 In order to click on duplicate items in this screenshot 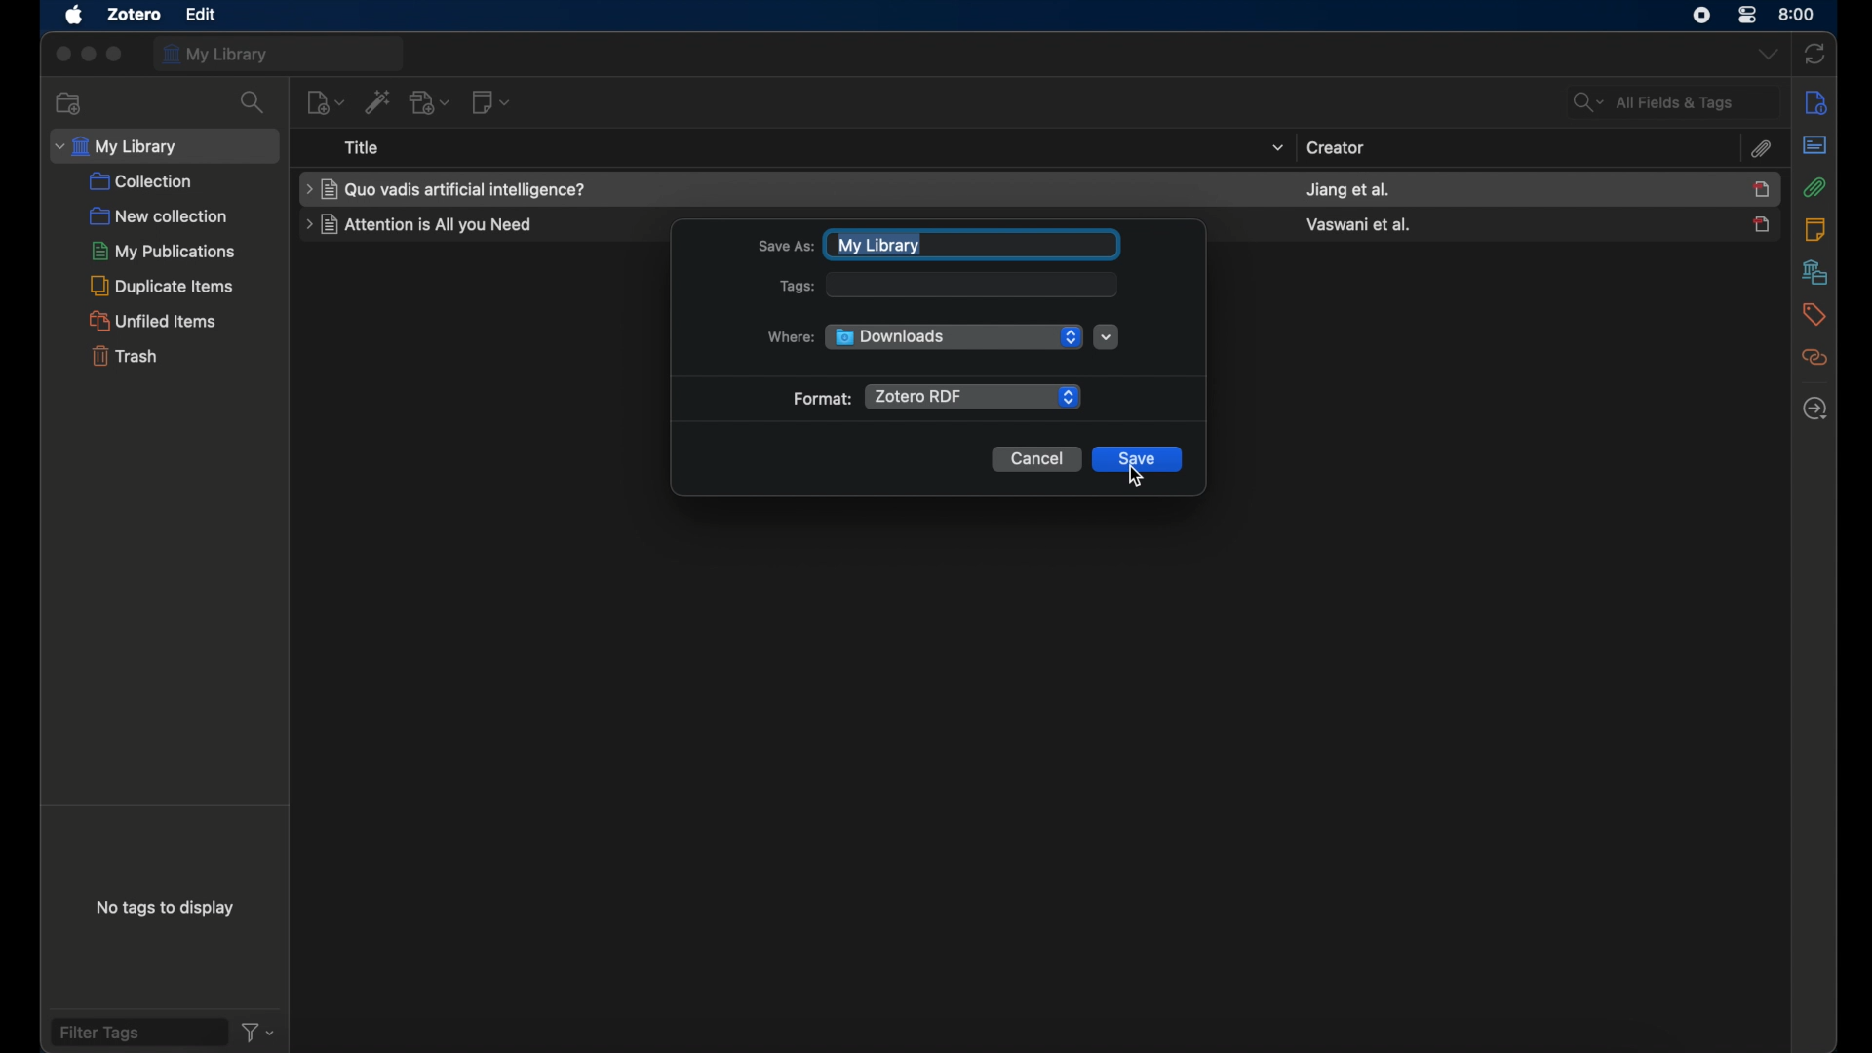, I will do `click(163, 286)`.